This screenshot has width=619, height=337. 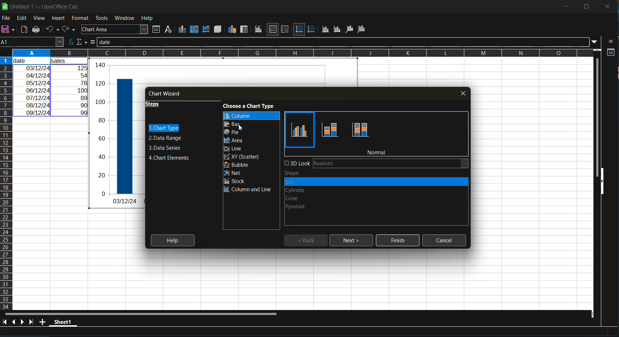 I want to click on finish, so click(x=396, y=242).